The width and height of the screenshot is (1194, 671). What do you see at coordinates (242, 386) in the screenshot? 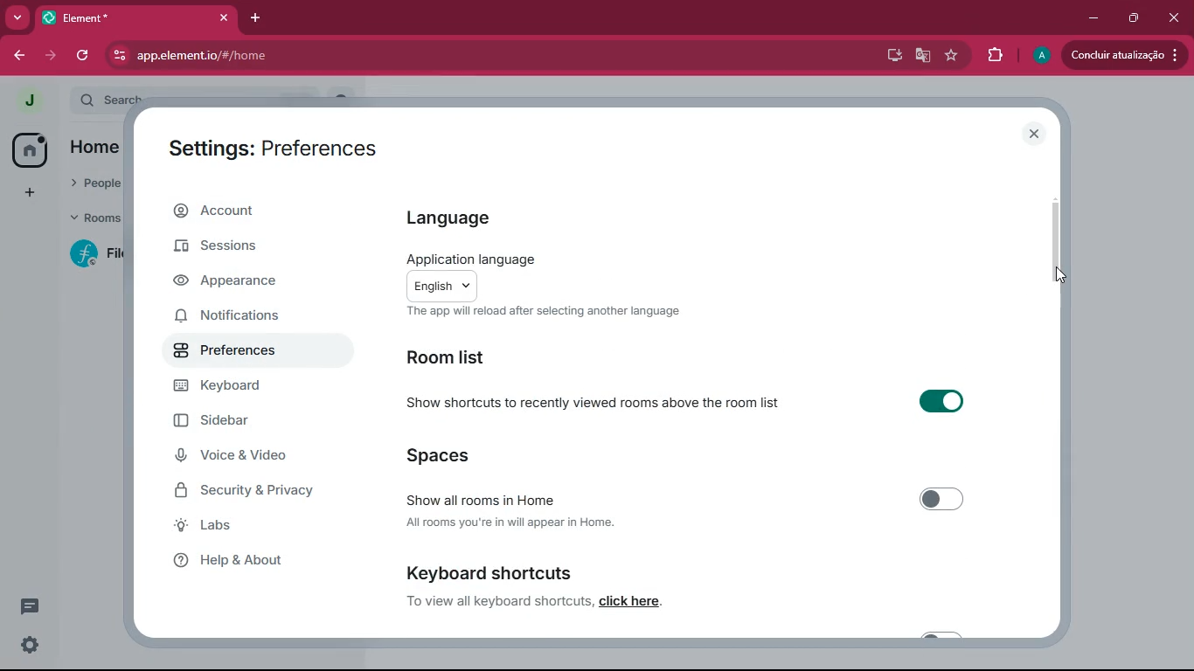
I see `keyboard` at bounding box center [242, 386].